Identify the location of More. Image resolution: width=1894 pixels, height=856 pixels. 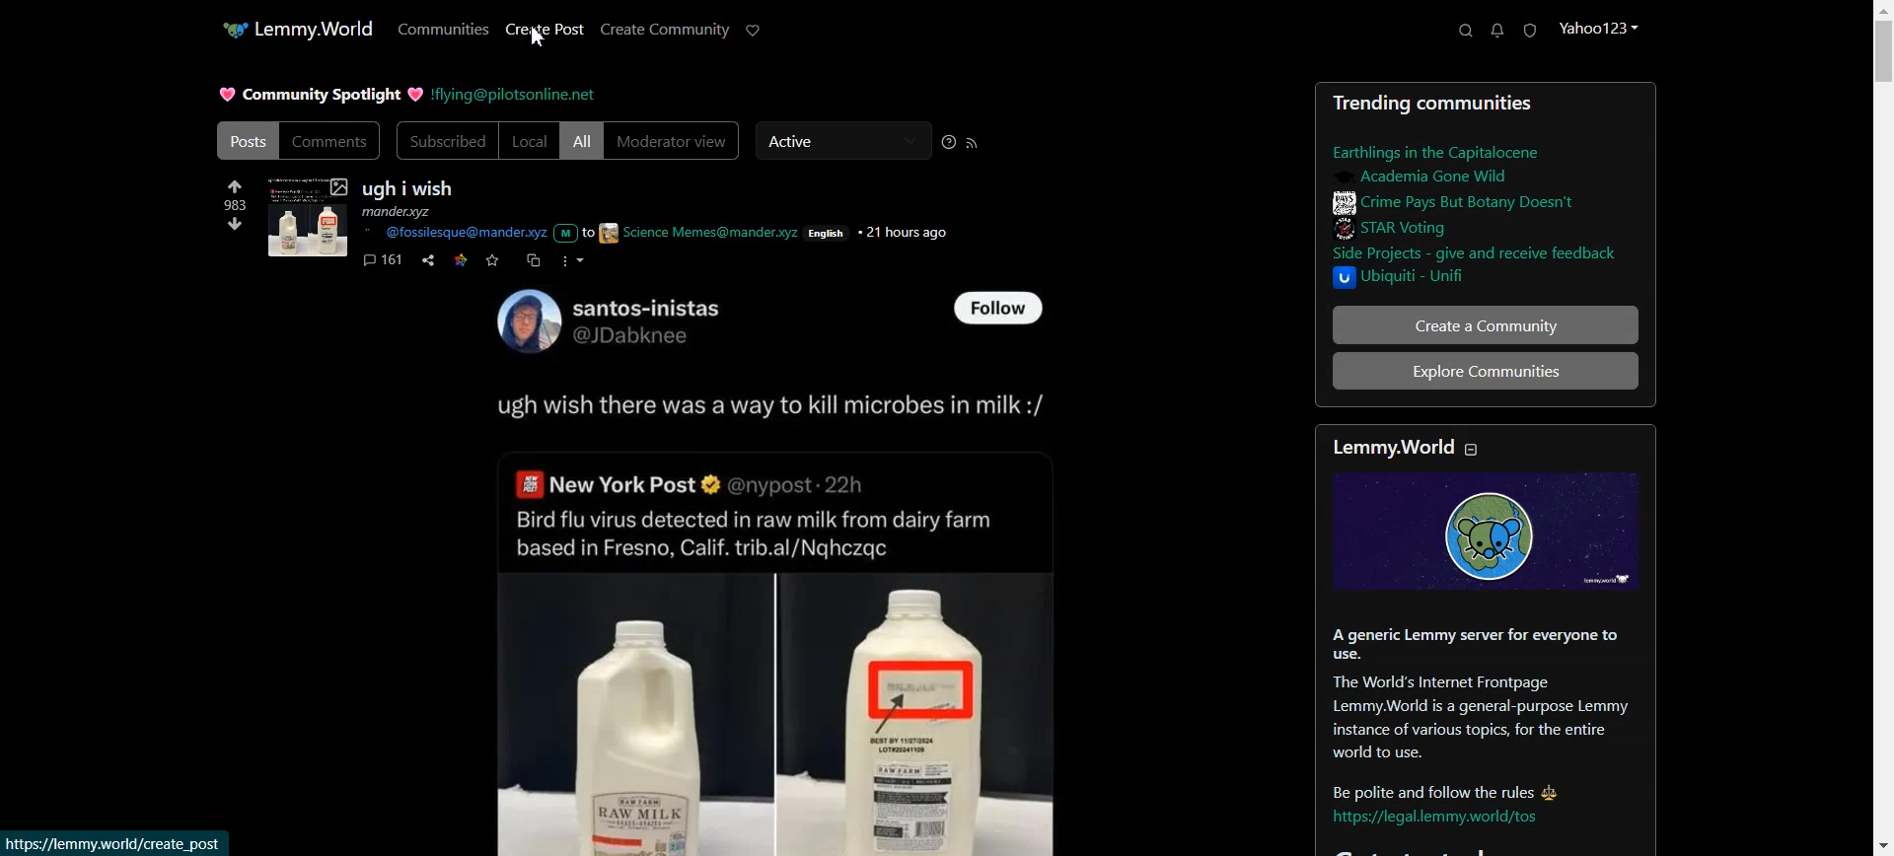
(575, 261).